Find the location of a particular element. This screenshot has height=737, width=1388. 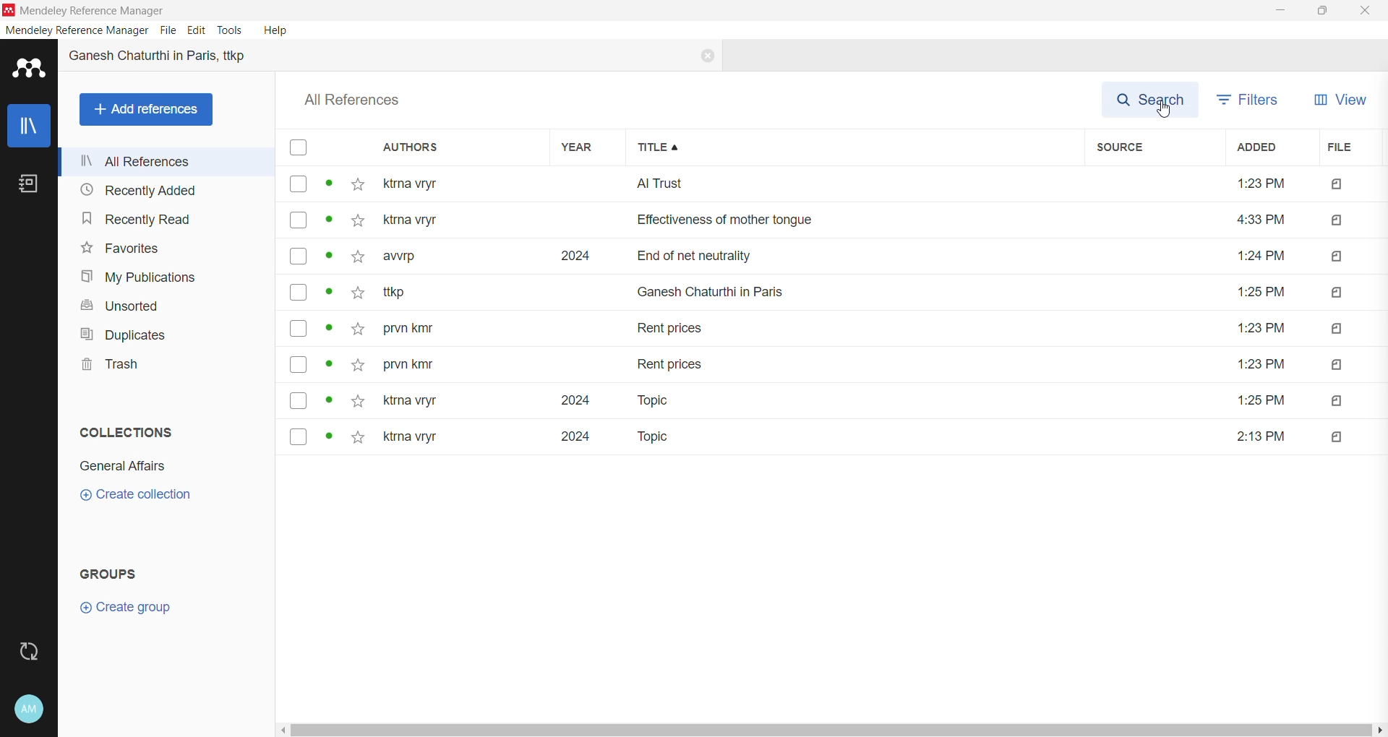

add to favorites is located at coordinates (357, 364).